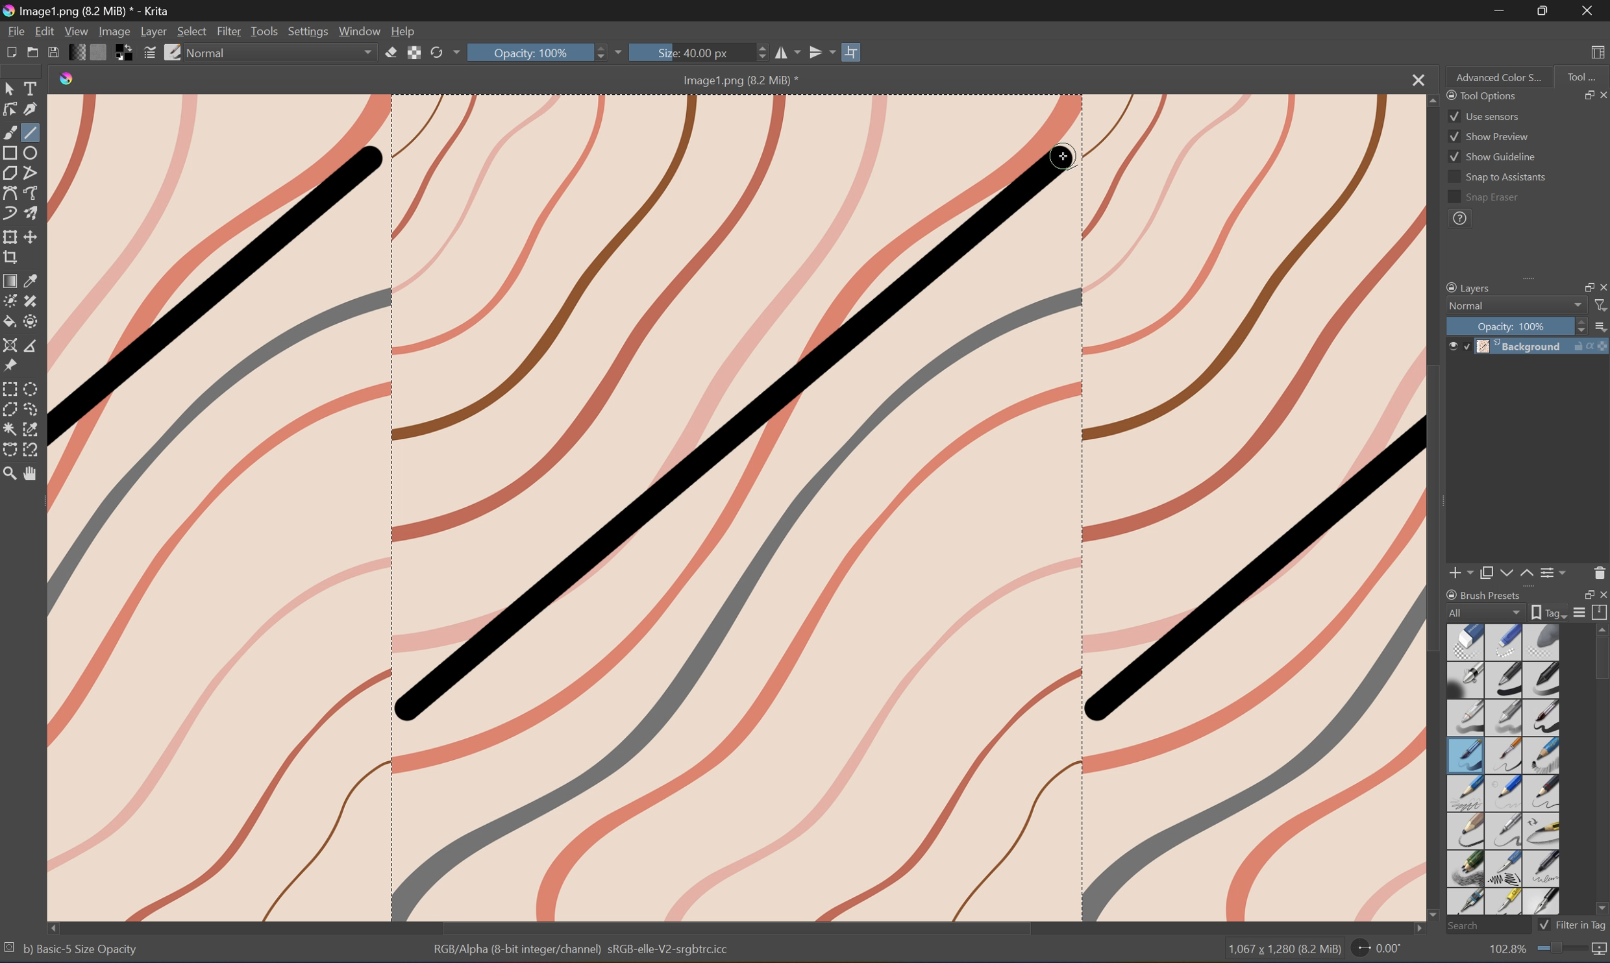 The image size is (1610, 963). Describe the element at coordinates (1413, 929) in the screenshot. I see `Scroll Right` at that location.